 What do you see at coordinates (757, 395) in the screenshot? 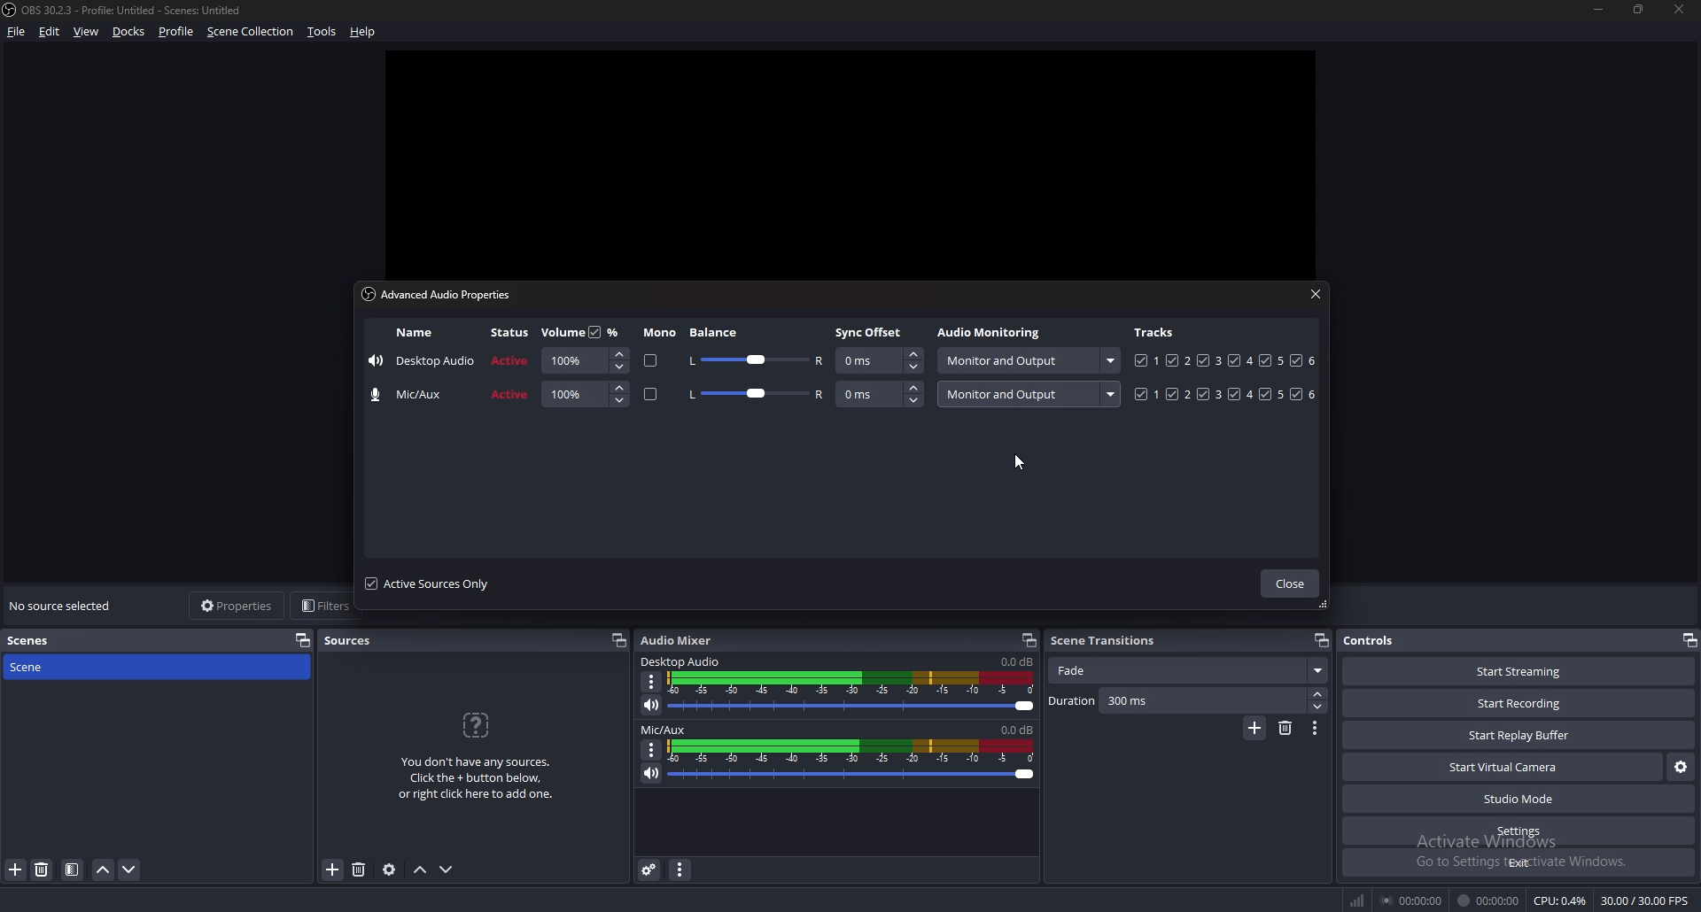
I see `balance adjust` at bounding box center [757, 395].